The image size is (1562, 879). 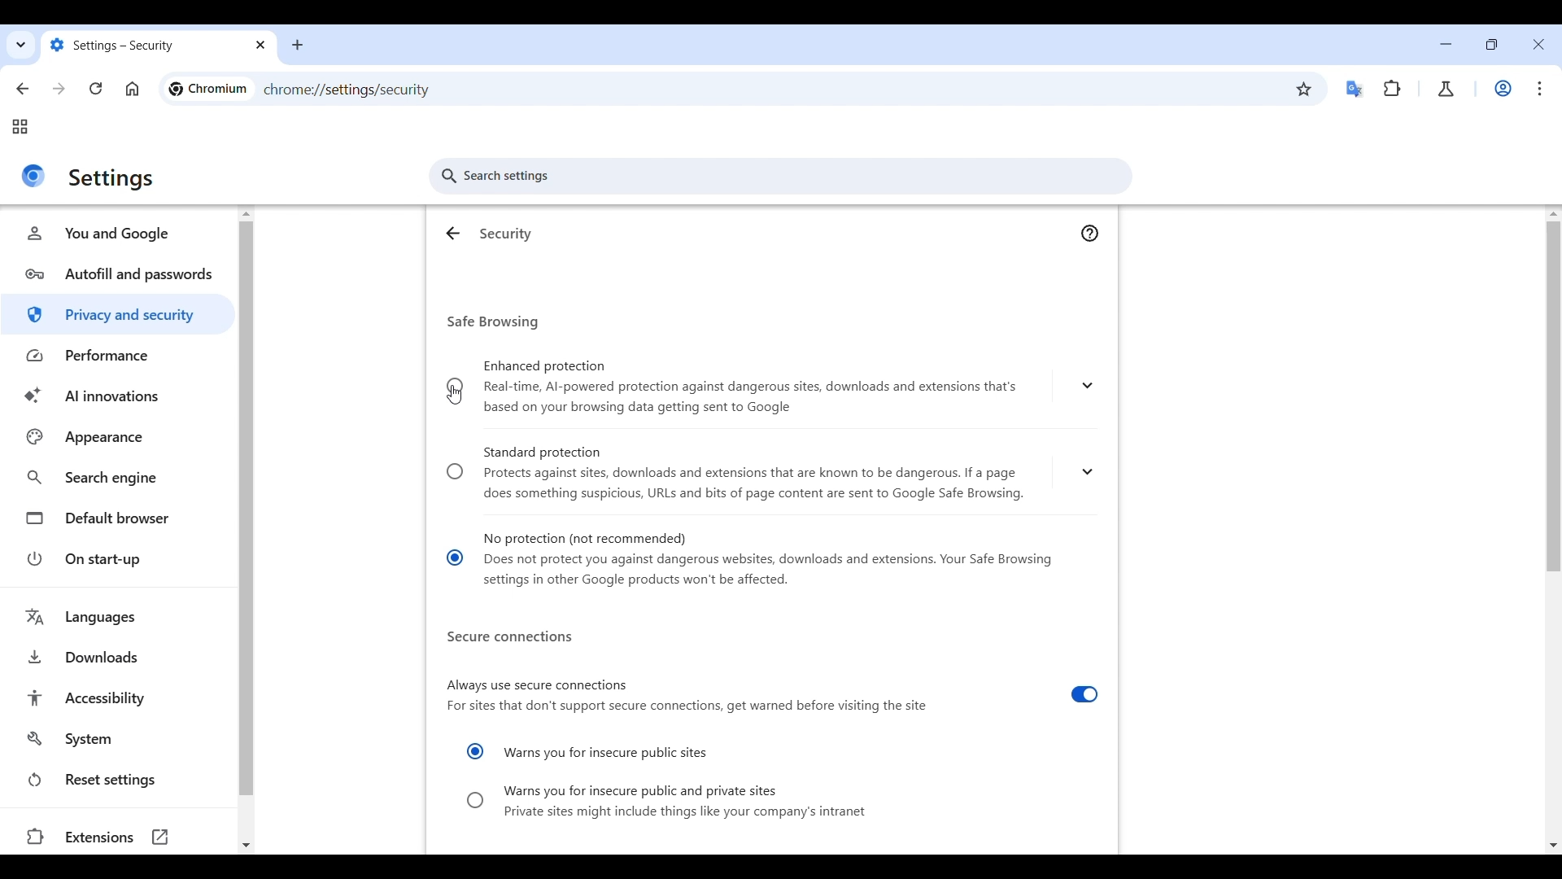 What do you see at coordinates (120, 234) in the screenshot?
I see `You and Google` at bounding box center [120, 234].